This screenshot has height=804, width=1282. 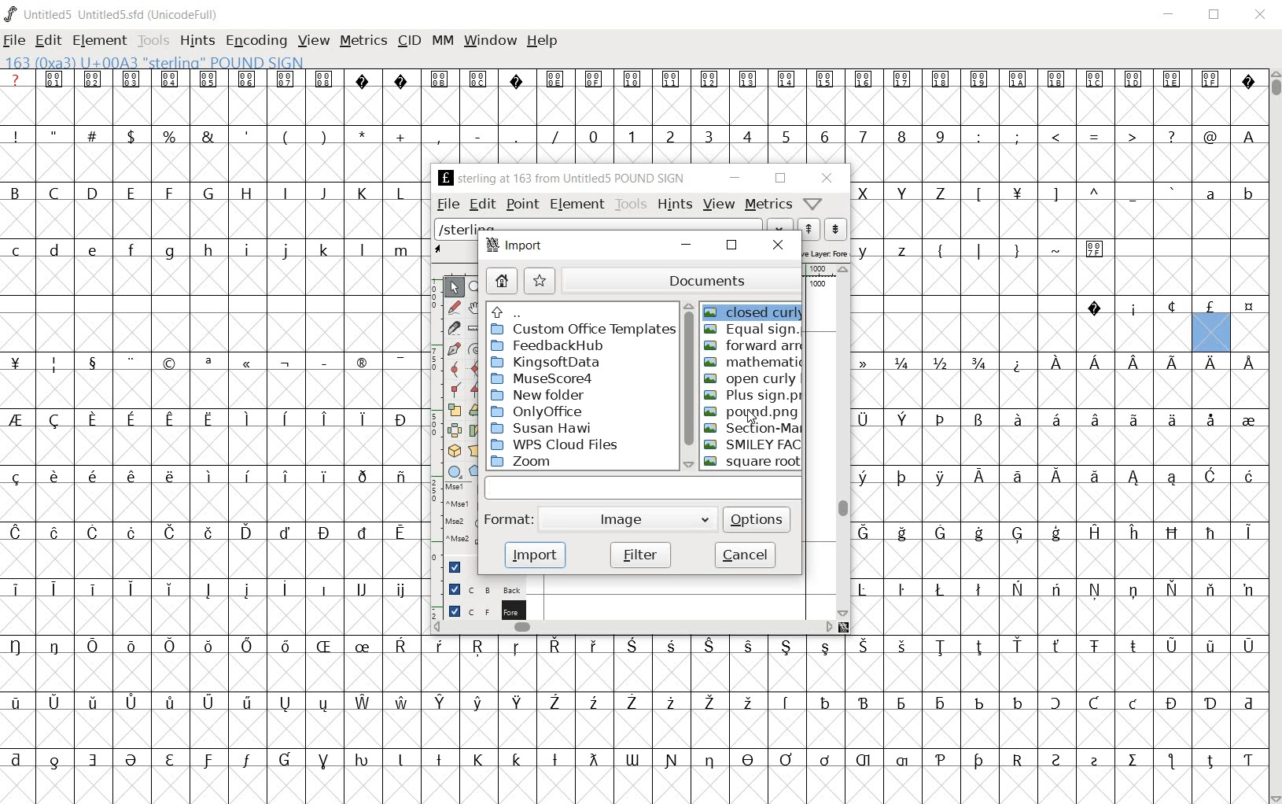 What do you see at coordinates (592, 646) in the screenshot?
I see `Symbol` at bounding box center [592, 646].